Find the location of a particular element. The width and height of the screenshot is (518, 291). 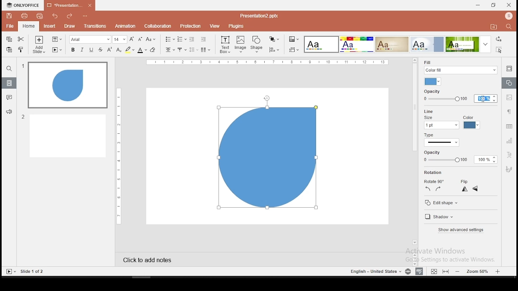

underline is located at coordinates (91, 50).